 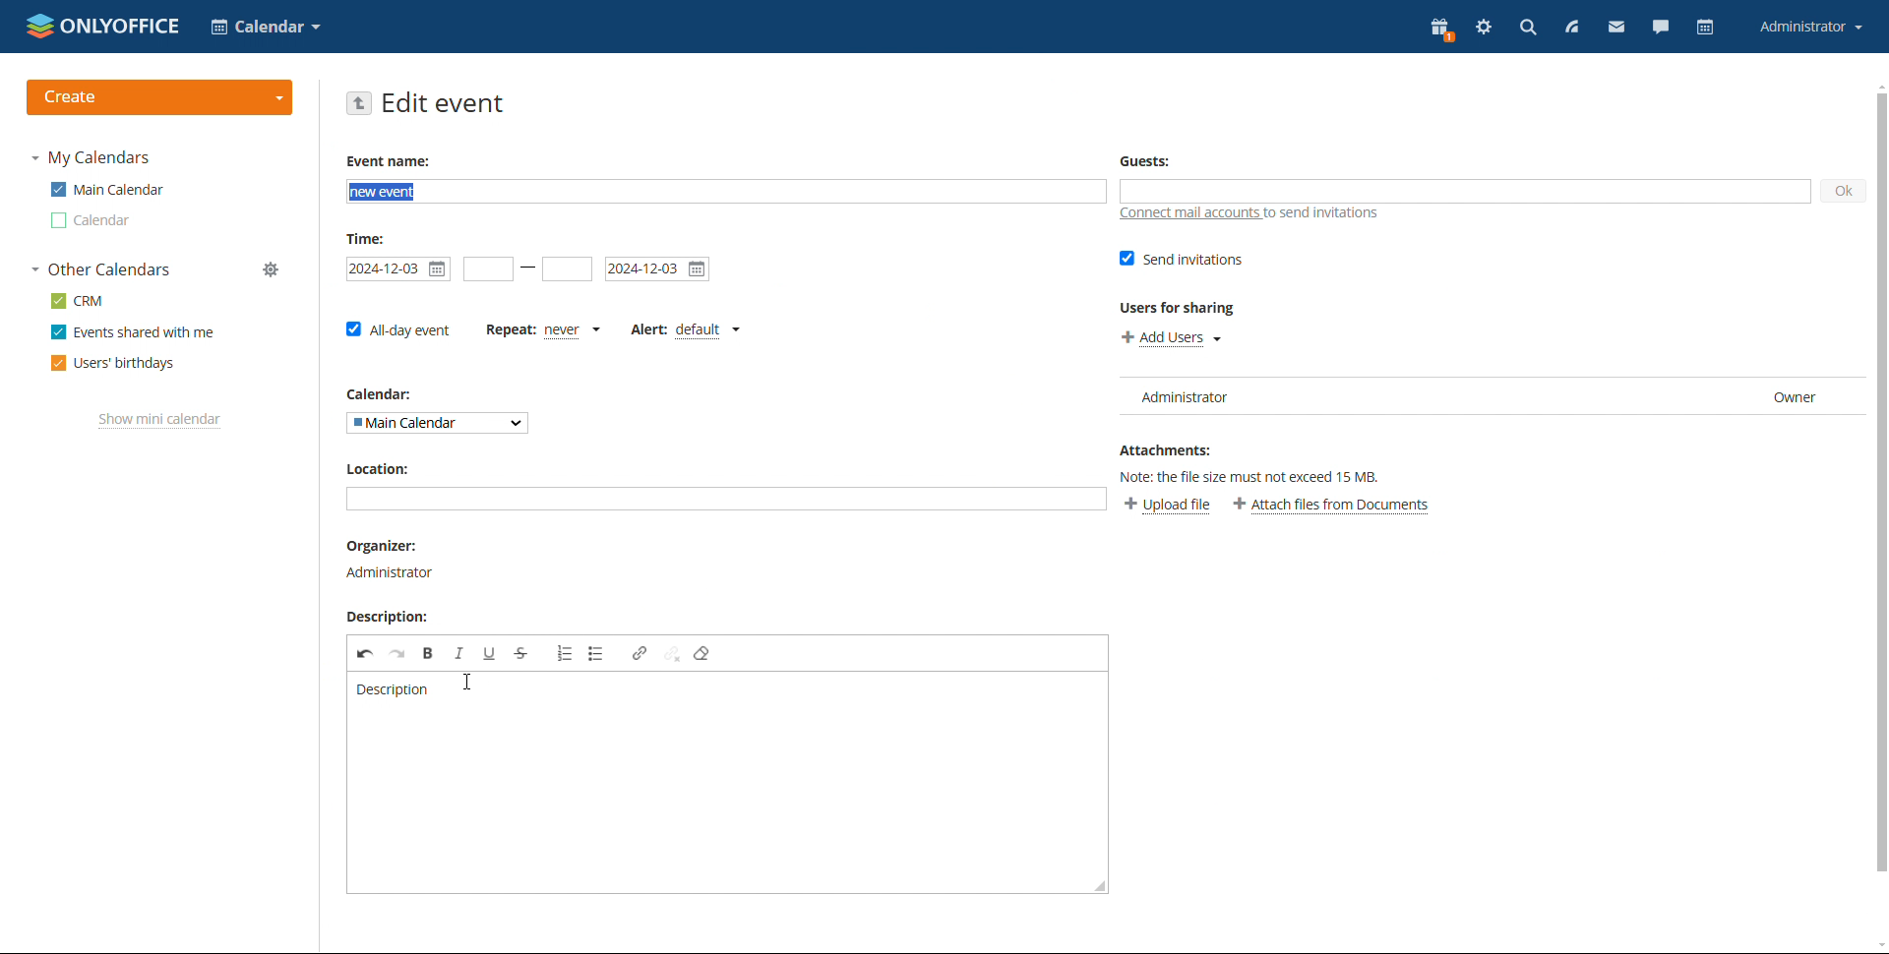 What do you see at coordinates (565, 653) in the screenshot?
I see `insert/remove numbered list` at bounding box center [565, 653].